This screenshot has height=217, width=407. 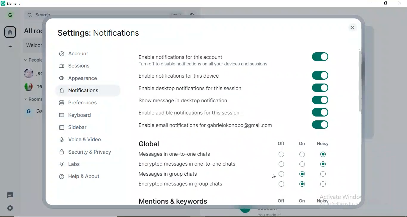 What do you see at coordinates (216, 60) in the screenshot?
I see `enable notifications` at bounding box center [216, 60].